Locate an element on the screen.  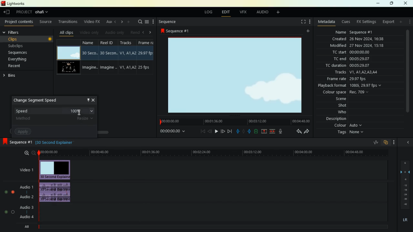
shot is located at coordinates (343, 106).